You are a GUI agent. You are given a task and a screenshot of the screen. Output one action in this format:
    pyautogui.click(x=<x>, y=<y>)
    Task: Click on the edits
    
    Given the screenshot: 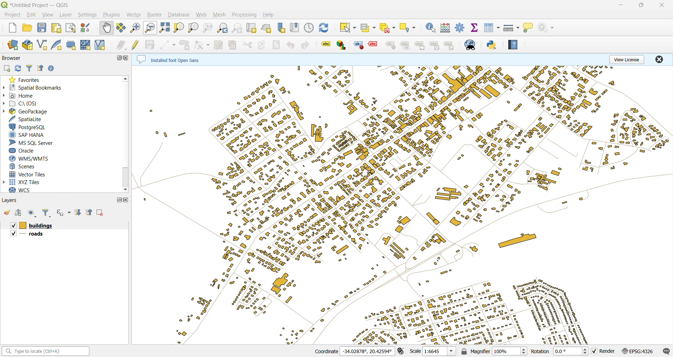 What is the action you would take?
    pyautogui.click(x=121, y=44)
    